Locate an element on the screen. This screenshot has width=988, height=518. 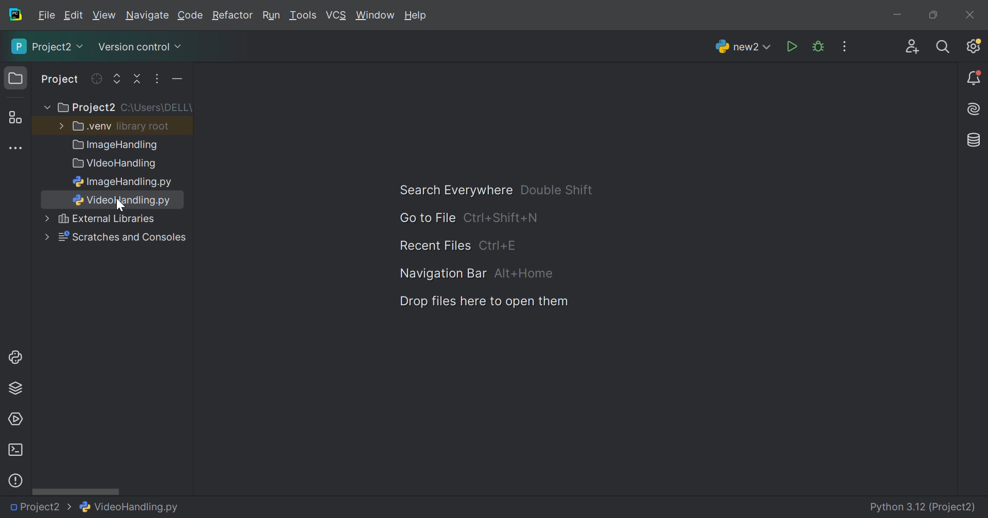
Python 3.12 (Project2) is located at coordinates (924, 508).